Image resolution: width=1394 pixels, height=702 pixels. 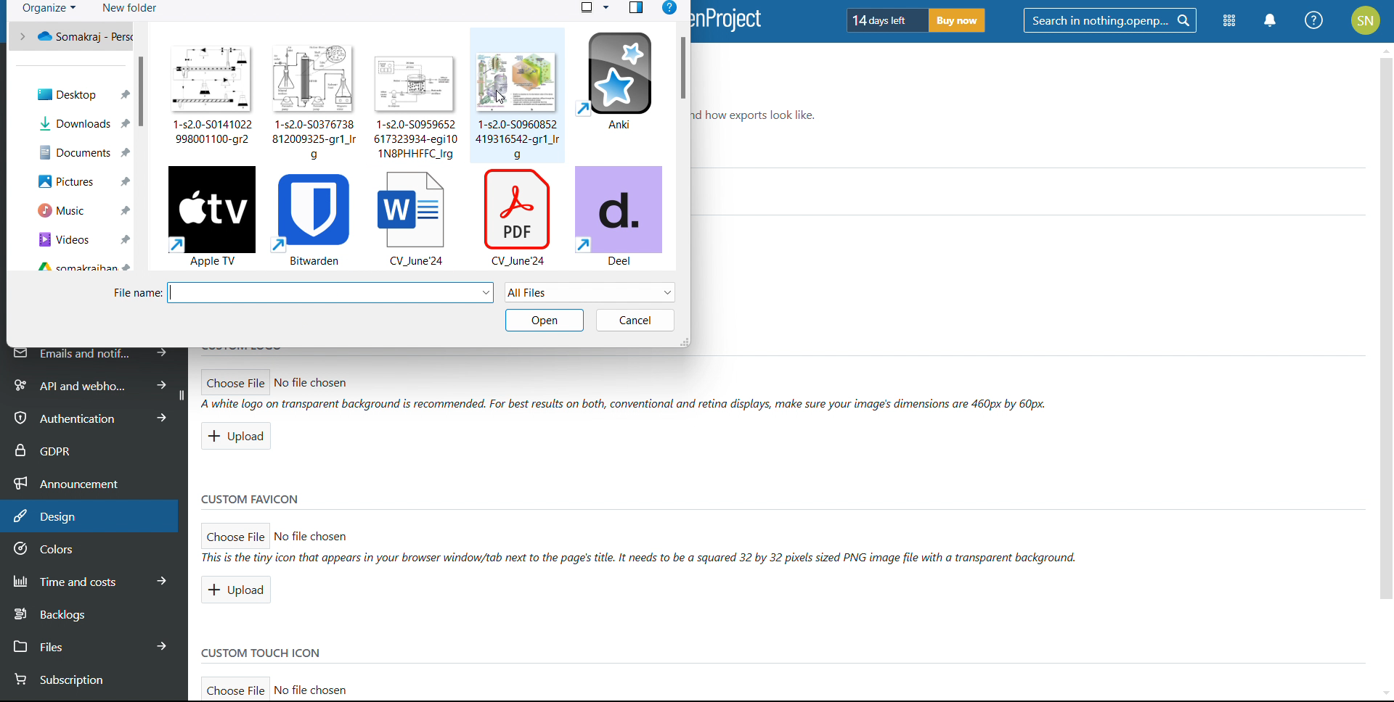 What do you see at coordinates (327, 533) in the screenshot?
I see `> No file chosen` at bounding box center [327, 533].